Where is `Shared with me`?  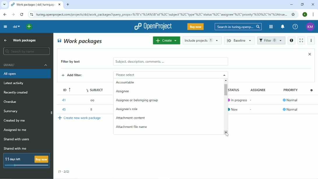
Shared with me is located at coordinates (16, 148).